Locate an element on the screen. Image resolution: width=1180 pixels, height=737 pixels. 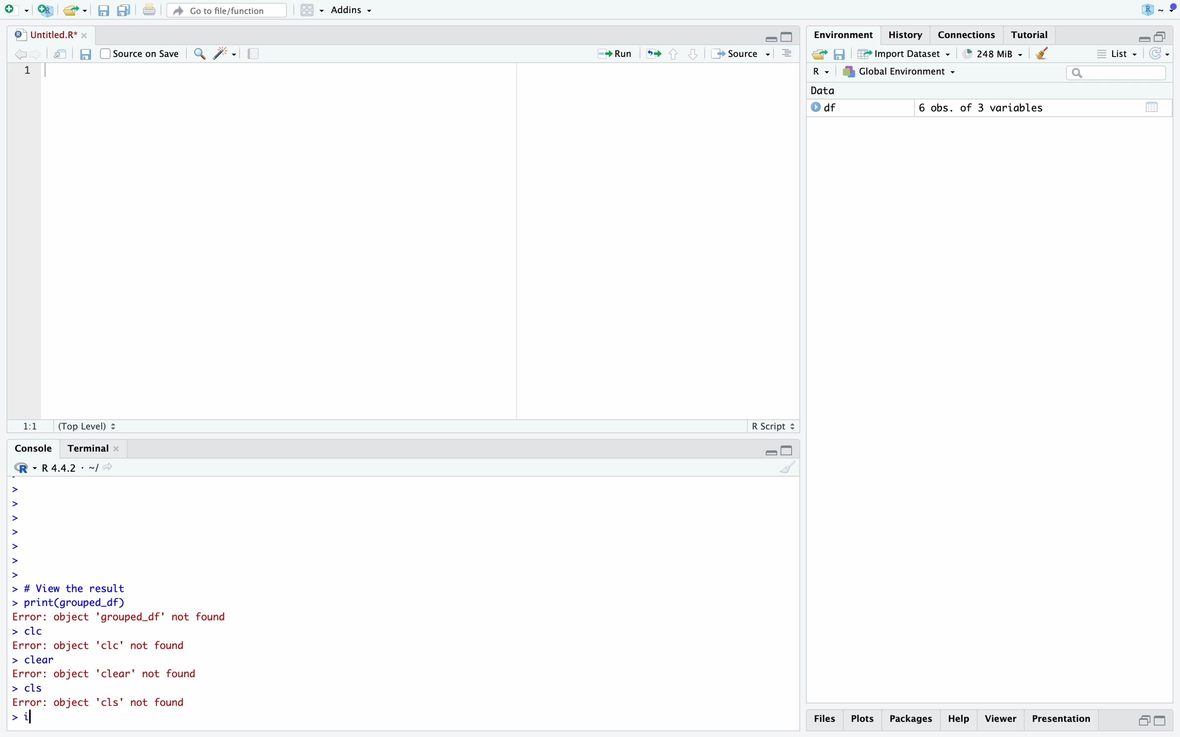
Console is located at coordinates (34, 448).